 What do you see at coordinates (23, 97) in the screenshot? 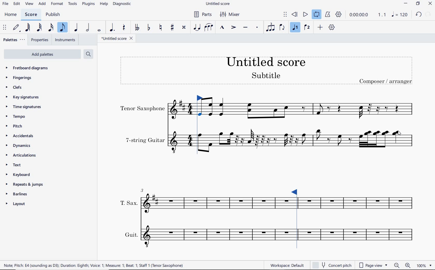
I see `KEY SIGNATURES` at bounding box center [23, 97].